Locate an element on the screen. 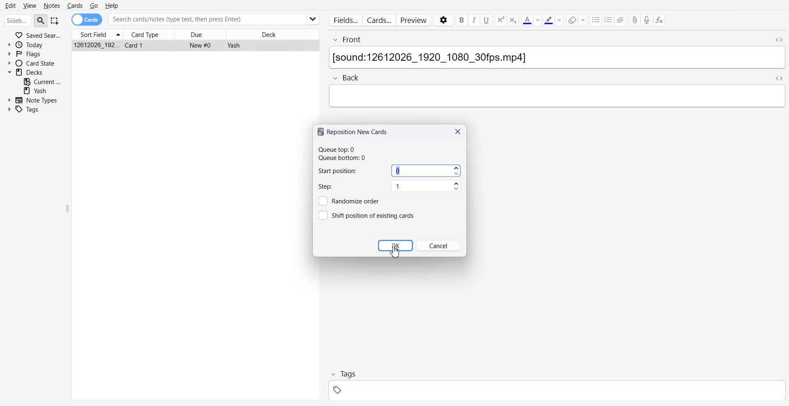  Card Type is located at coordinates (150, 34).